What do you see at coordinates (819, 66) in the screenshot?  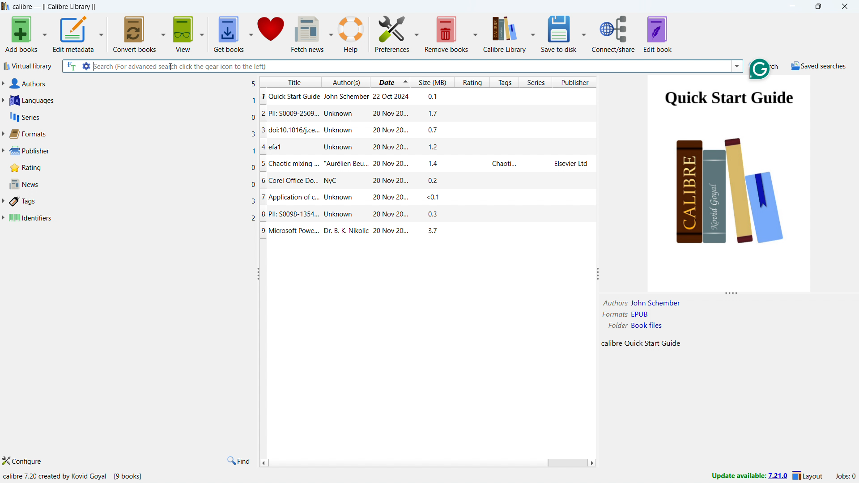 I see `saved searches menu` at bounding box center [819, 66].